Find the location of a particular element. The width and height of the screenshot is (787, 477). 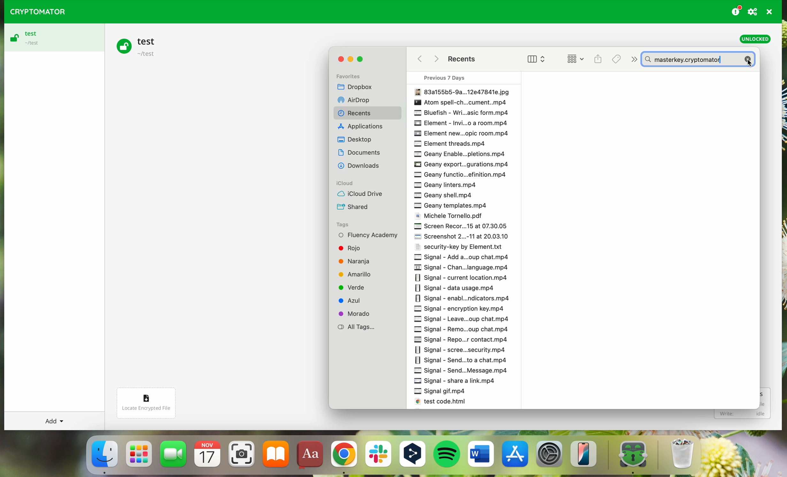

signal chan language is located at coordinates (464, 267).